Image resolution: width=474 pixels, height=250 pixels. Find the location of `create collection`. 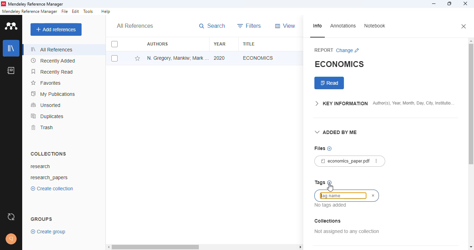

create collection is located at coordinates (52, 189).